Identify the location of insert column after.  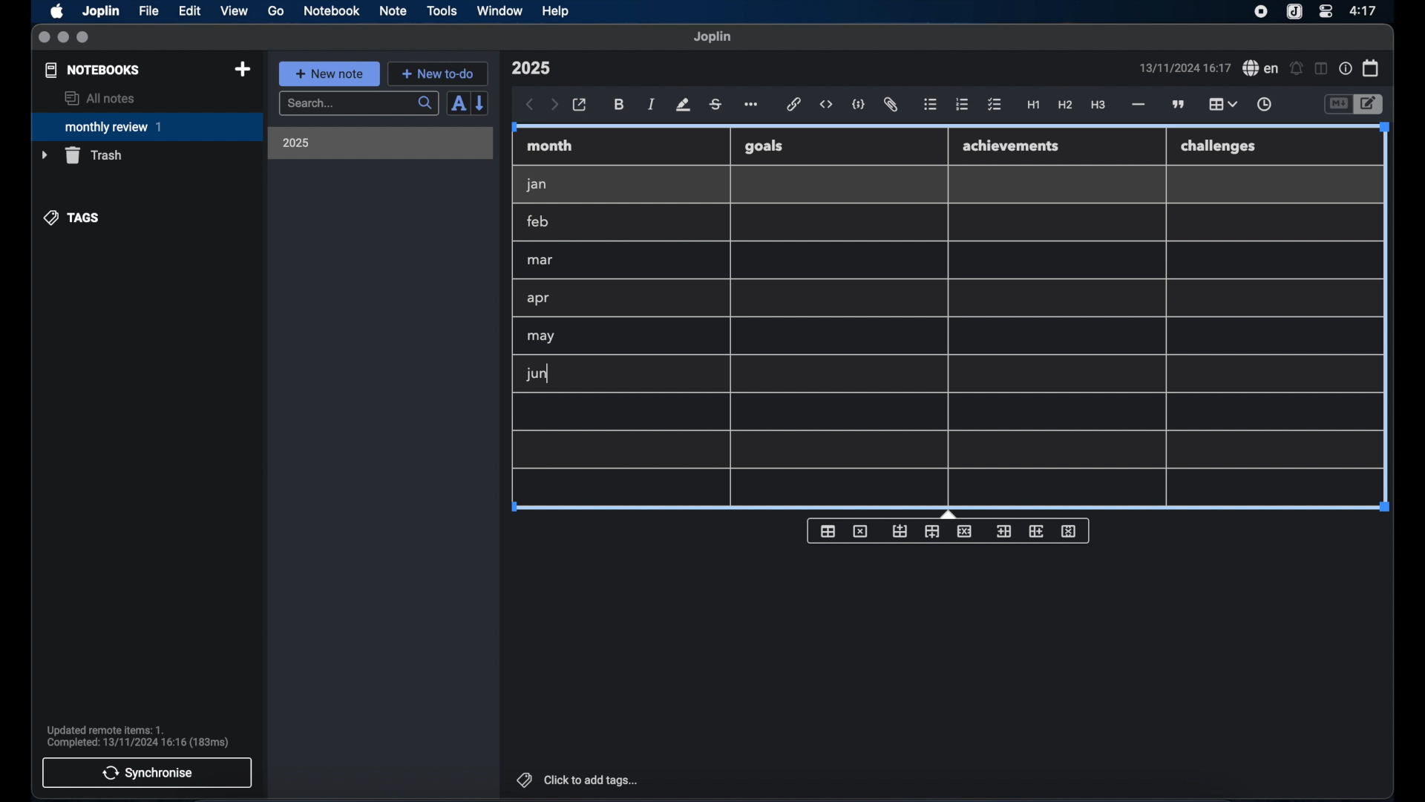
(1037, 531).